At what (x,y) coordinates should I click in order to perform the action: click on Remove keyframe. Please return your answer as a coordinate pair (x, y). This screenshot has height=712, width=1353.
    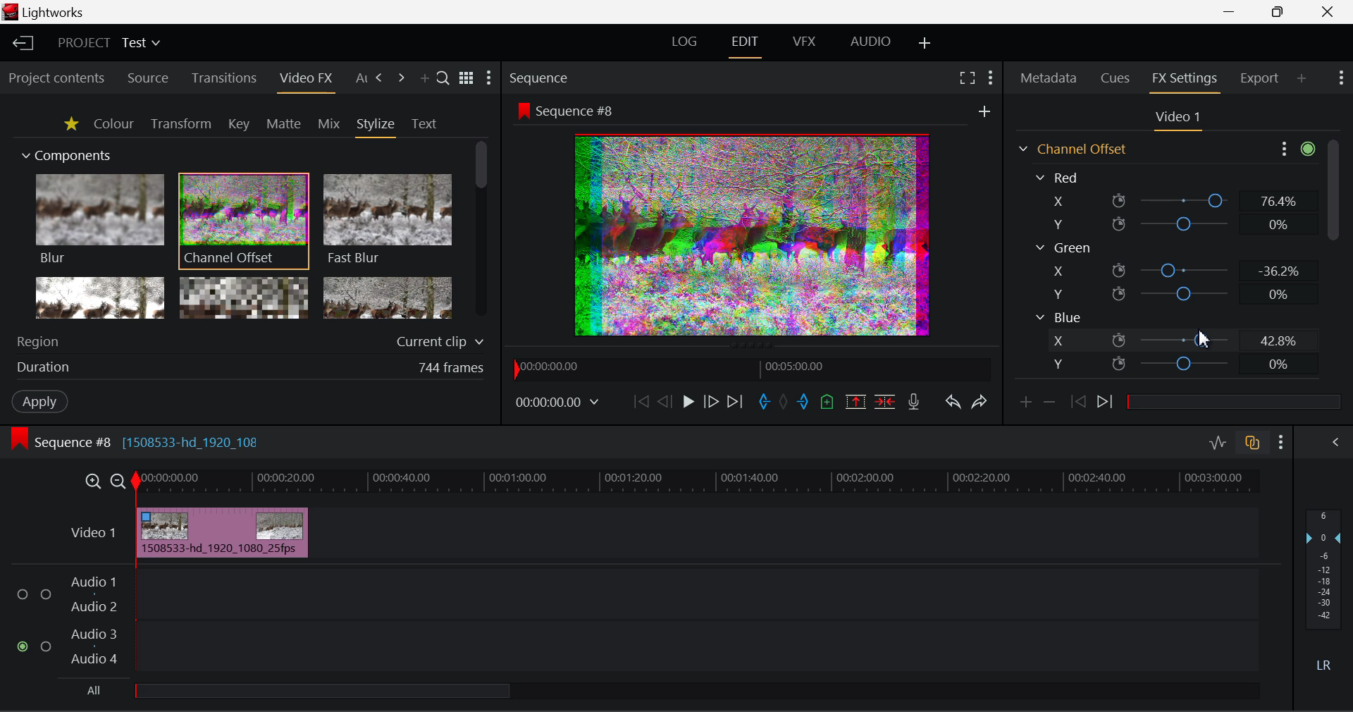
    Looking at the image, I should click on (1050, 406).